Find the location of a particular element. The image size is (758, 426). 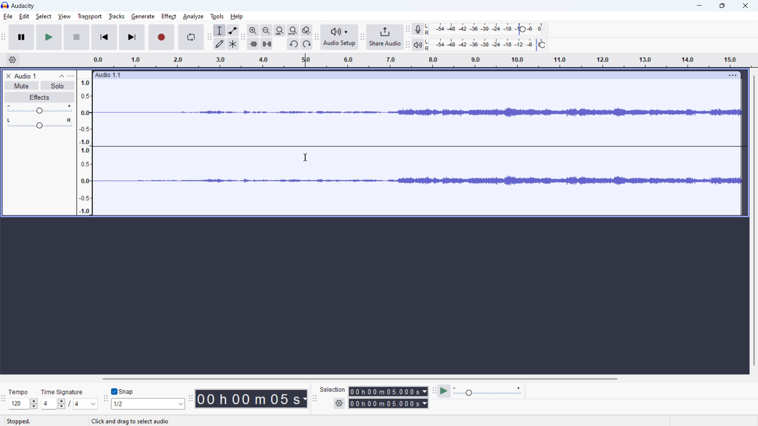

timestamp is located at coordinates (253, 397).